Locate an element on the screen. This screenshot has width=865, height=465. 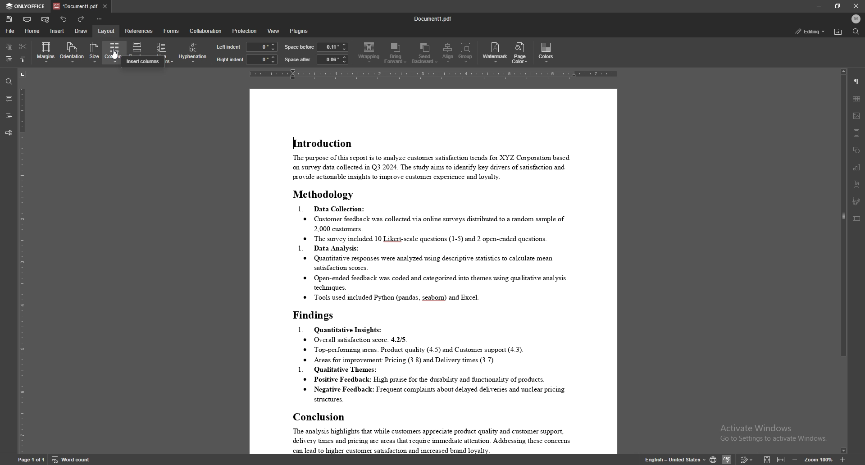
onlyoffice is located at coordinates (26, 7).